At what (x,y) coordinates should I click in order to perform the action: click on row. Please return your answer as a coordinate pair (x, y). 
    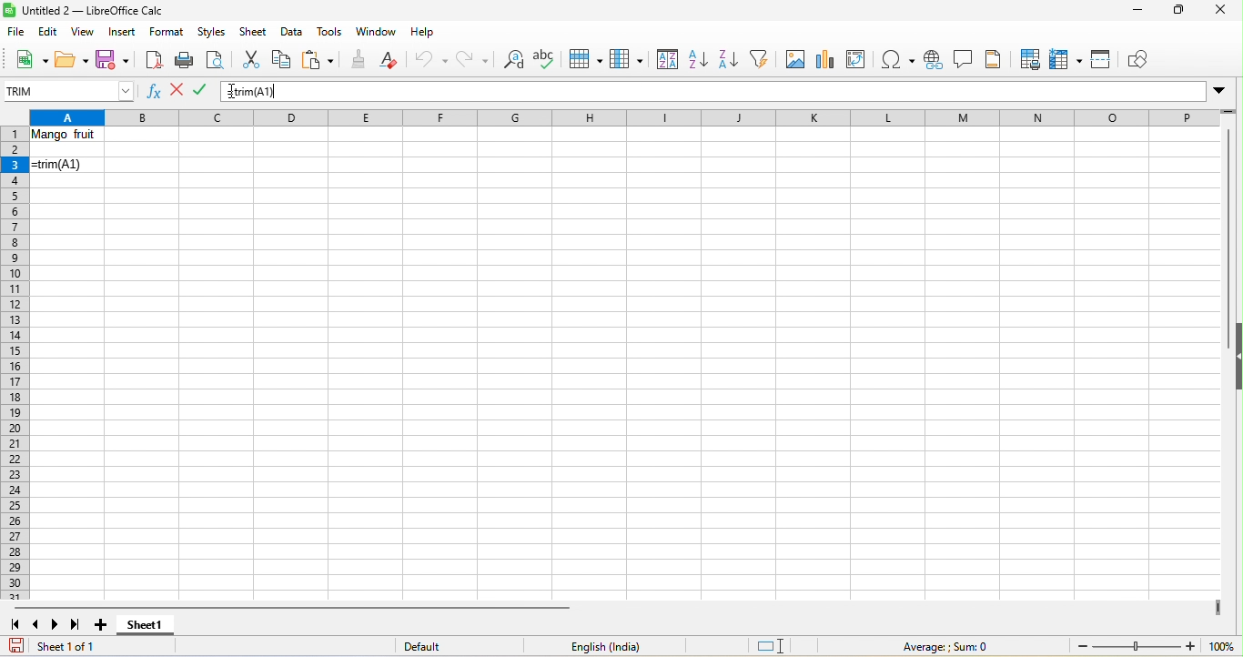
    Looking at the image, I should click on (584, 61).